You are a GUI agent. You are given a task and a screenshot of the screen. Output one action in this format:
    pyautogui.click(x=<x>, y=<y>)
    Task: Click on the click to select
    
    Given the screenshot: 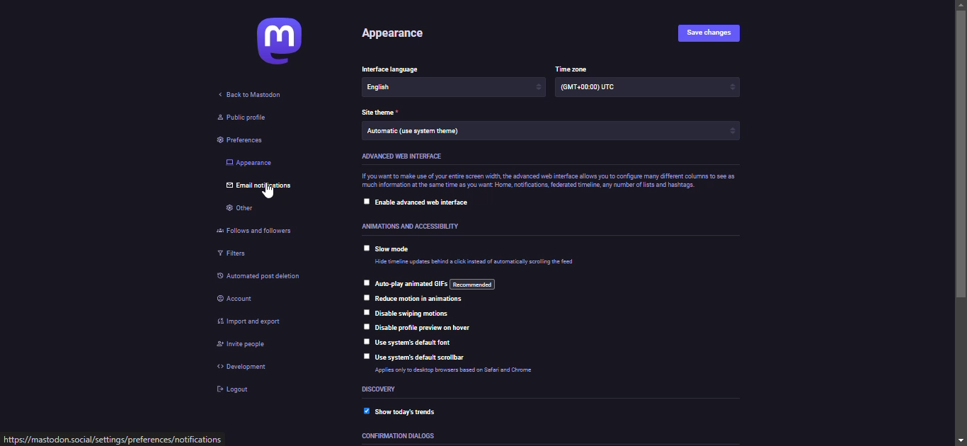 What is the action you would take?
    pyautogui.click(x=364, y=248)
    